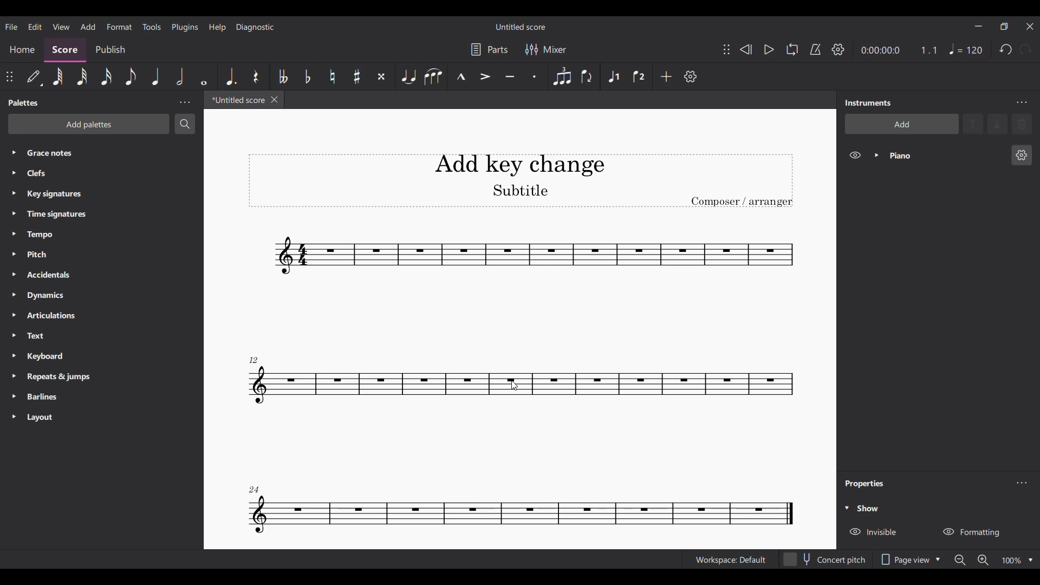 This screenshot has height=585, width=1040. Describe the element at coordinates (357, 76) in the screenshot. I see `Toggle sharp` at that location.